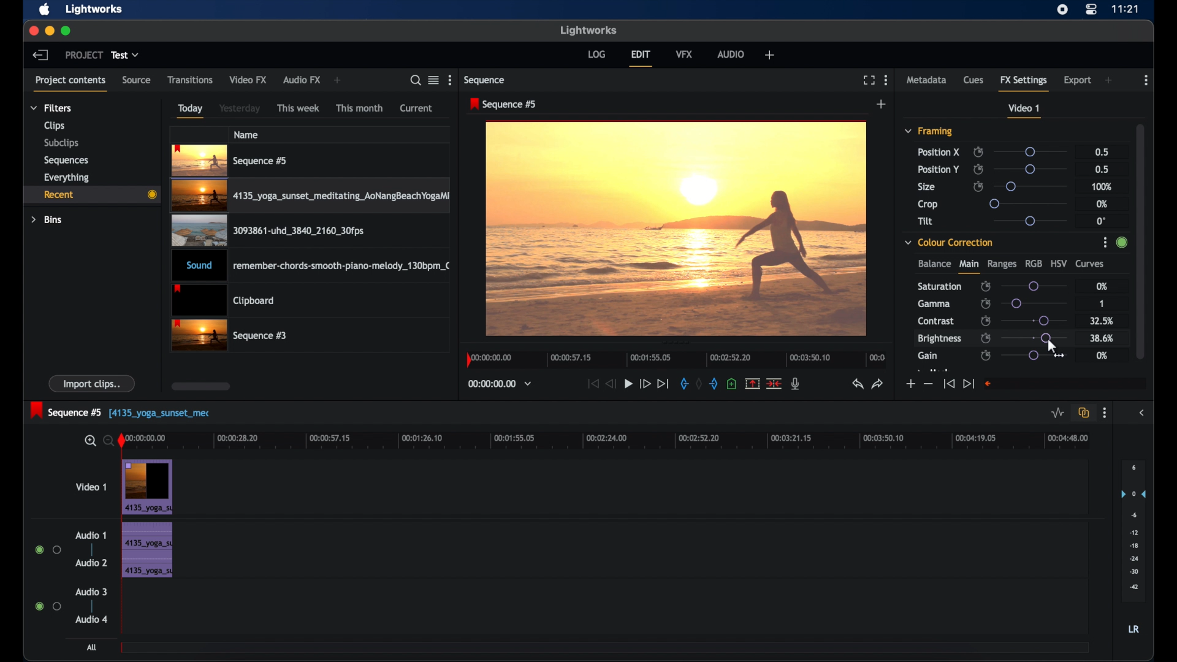 The width and height of the screenshot is (1177, 662). I want to click on options, so click(1101, 244).